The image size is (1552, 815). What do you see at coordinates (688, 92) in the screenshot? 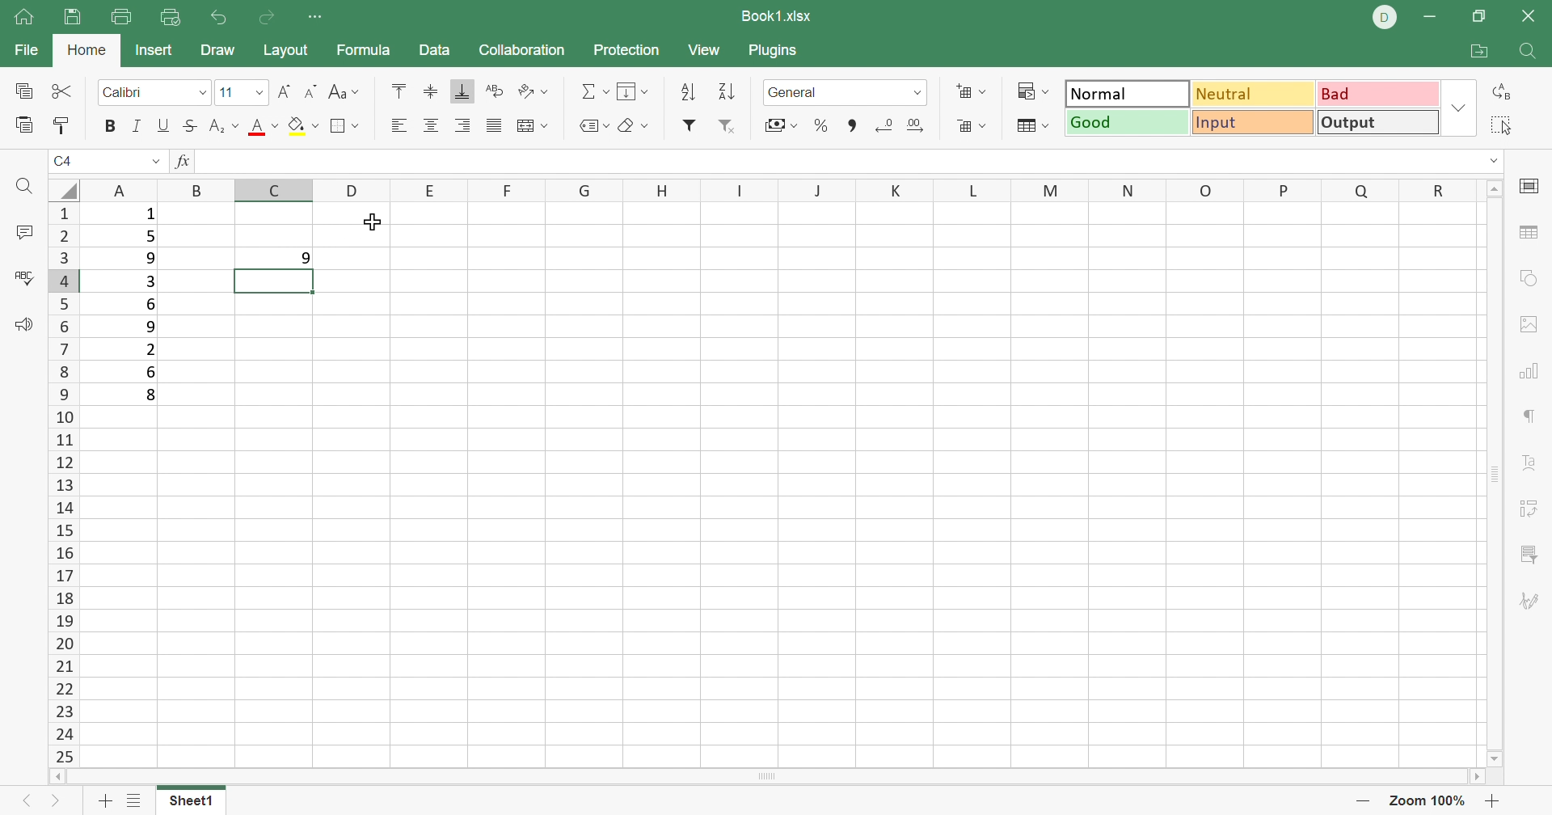
I see `Ascending order` at bounding box center [688, 92].